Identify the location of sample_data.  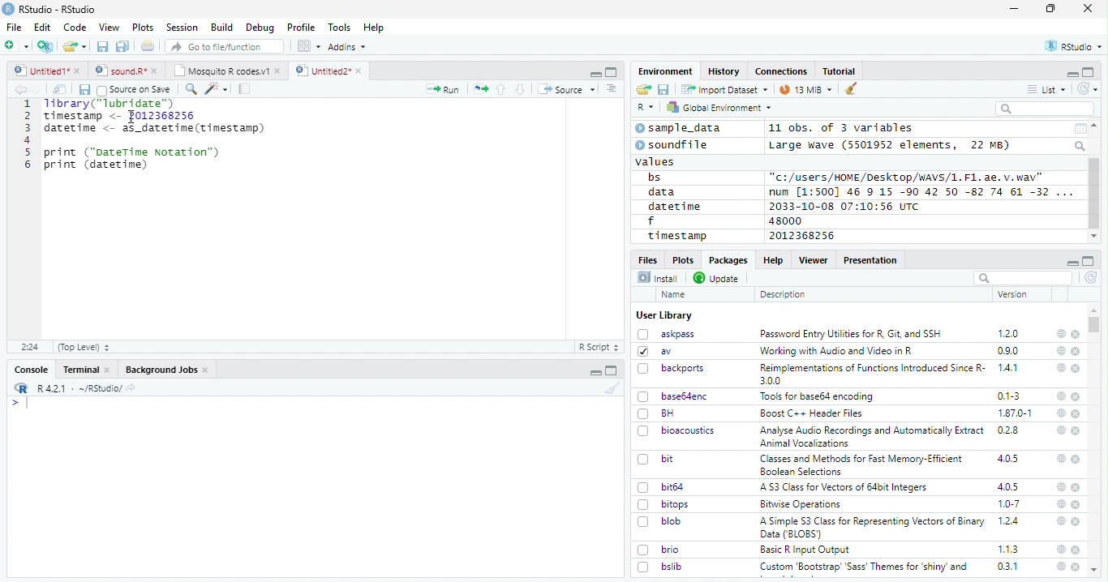
(681, 128).